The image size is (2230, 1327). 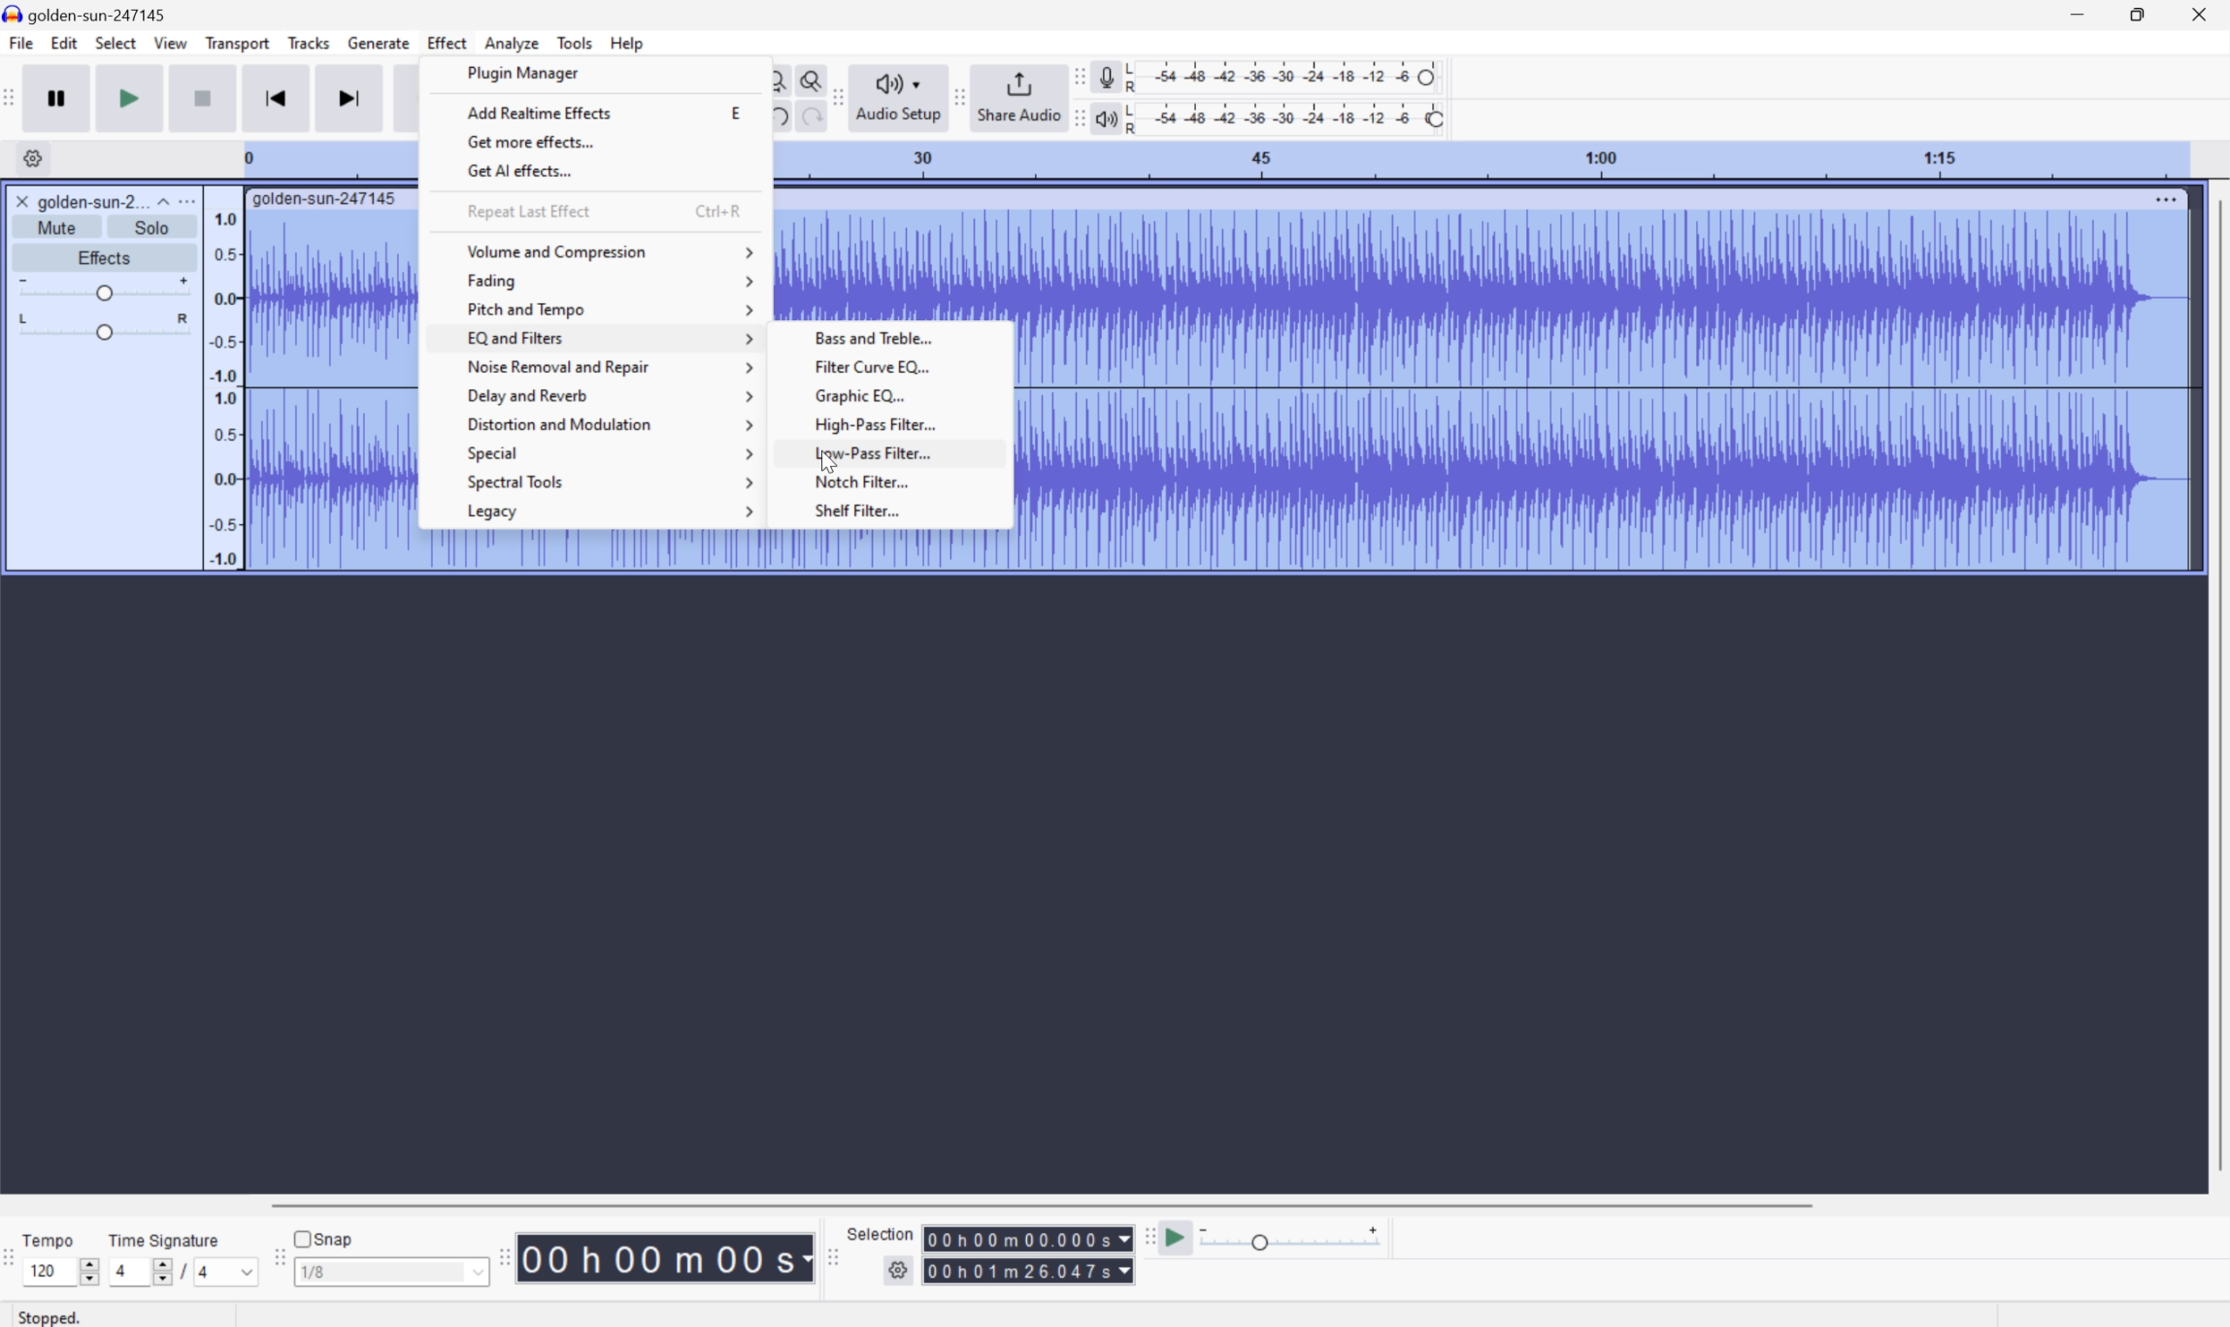 I want to click on Play, so click(x=130, y=97).